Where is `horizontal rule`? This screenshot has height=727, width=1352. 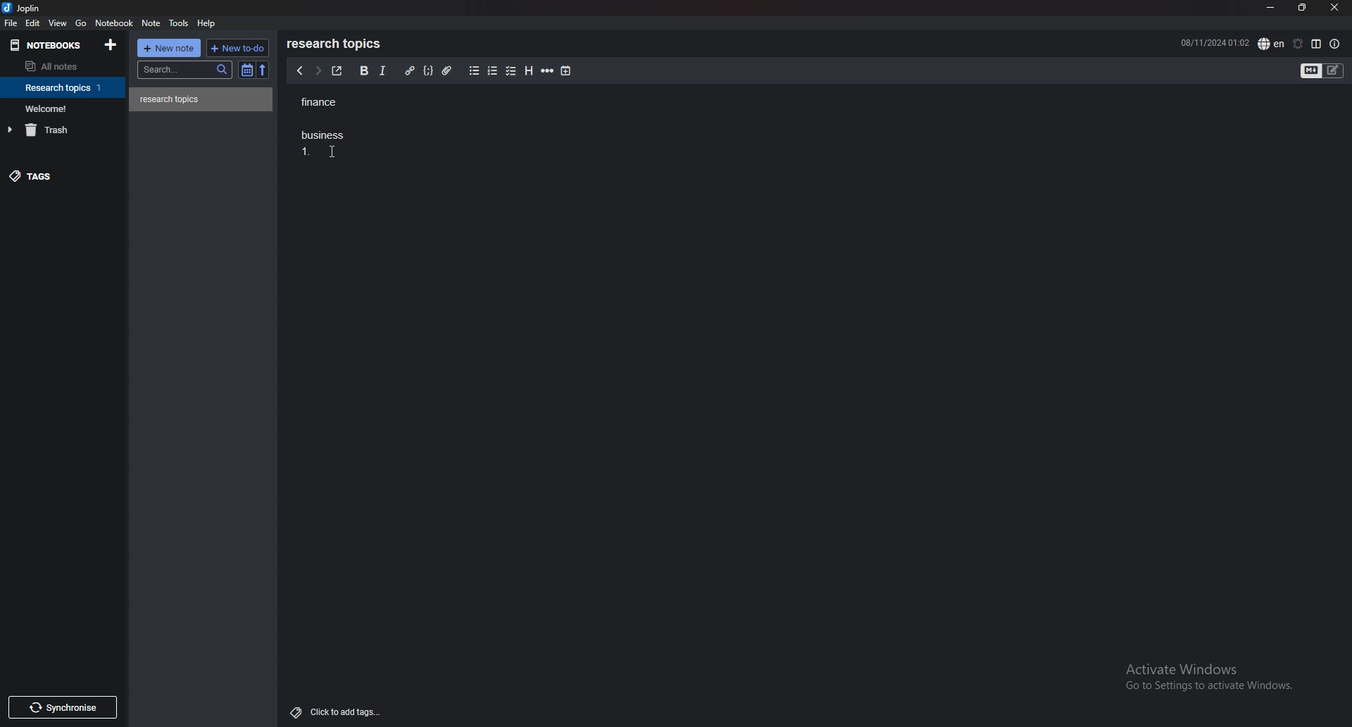 horizontal rule is located at coordinates (549, 71).